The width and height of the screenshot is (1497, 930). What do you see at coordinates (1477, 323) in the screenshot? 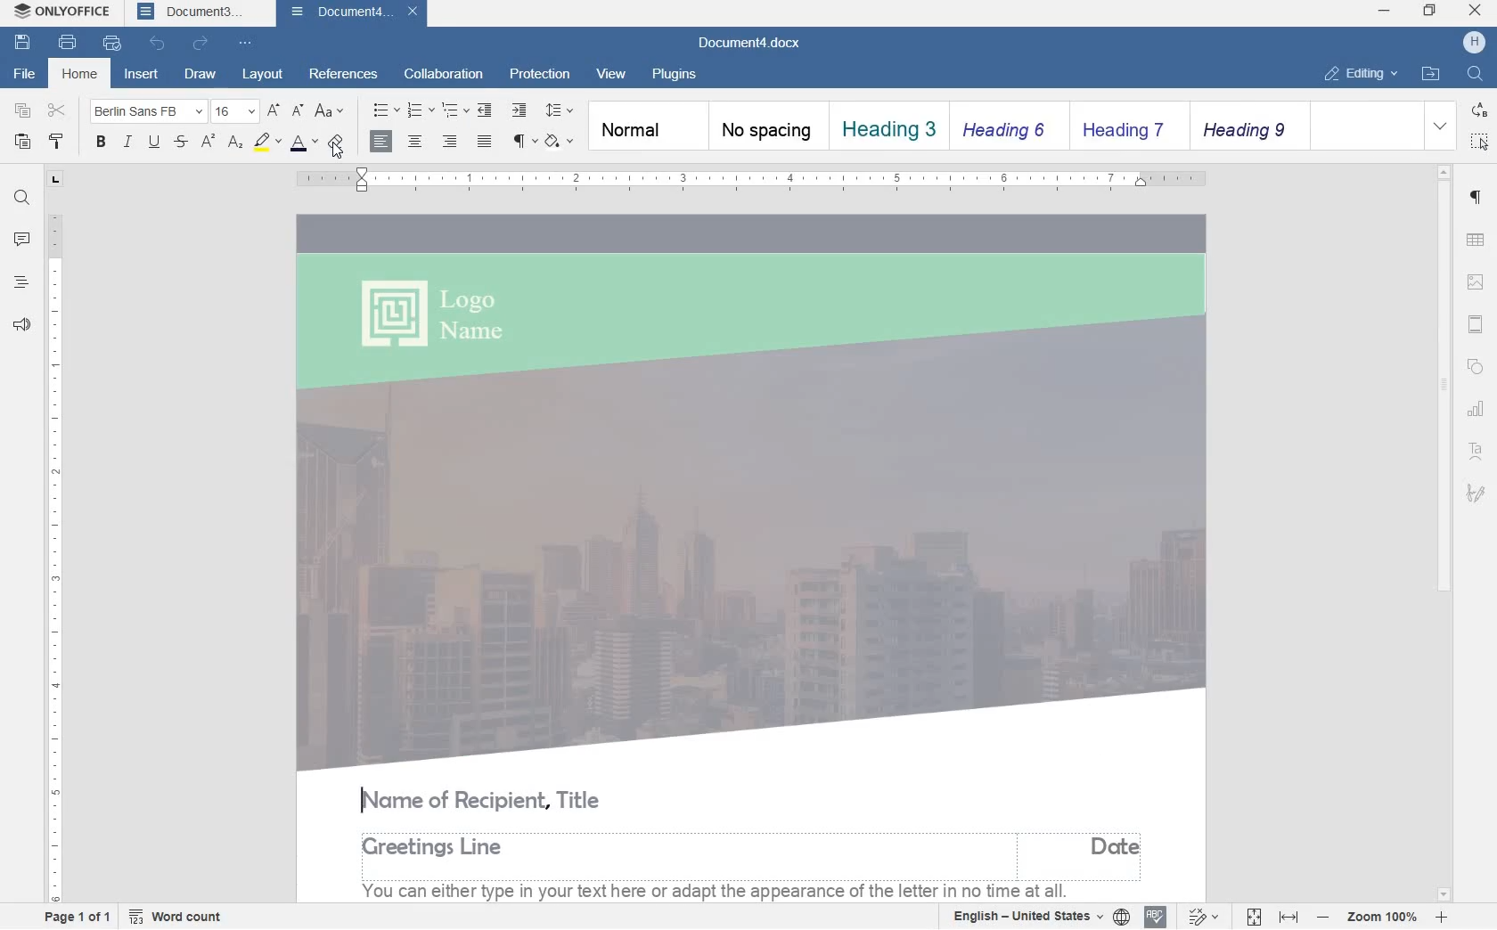
I see `headers & footers` at bounding box center [1477, 323].